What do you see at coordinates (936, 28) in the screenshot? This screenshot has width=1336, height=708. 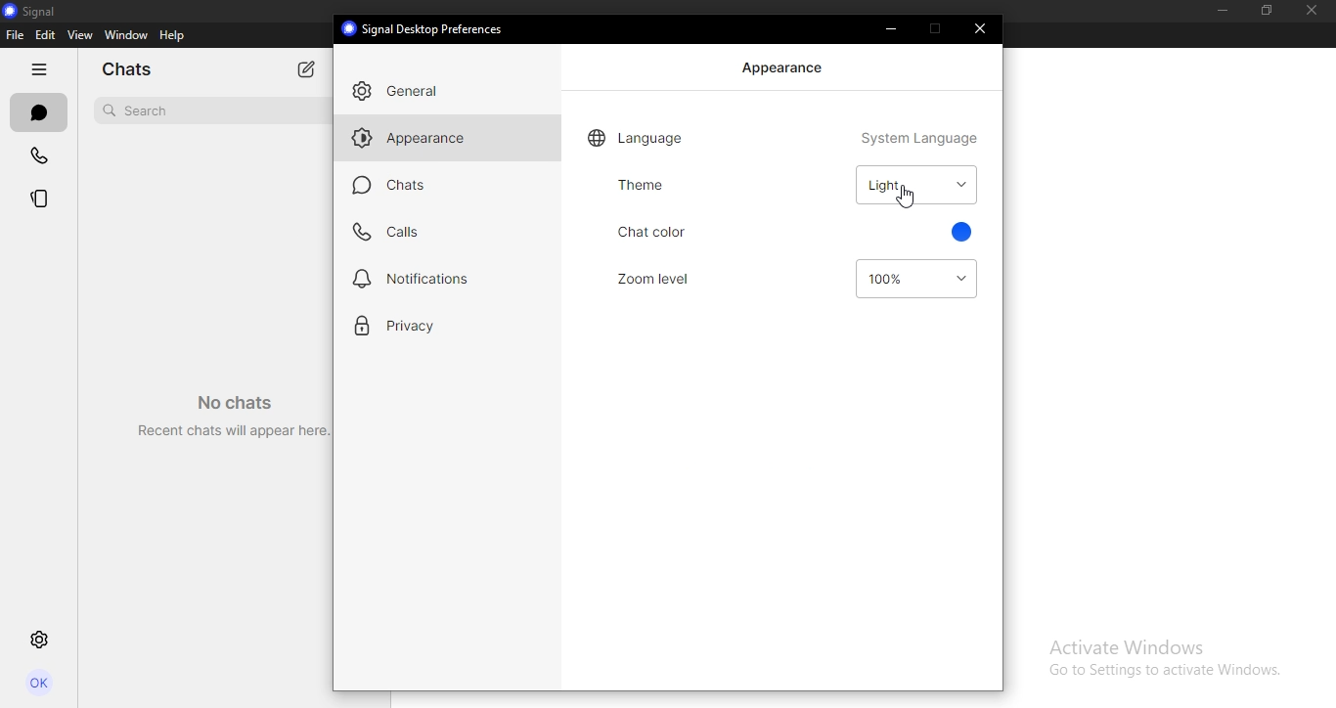 I see `restore down` at bounding box center [936, 28].